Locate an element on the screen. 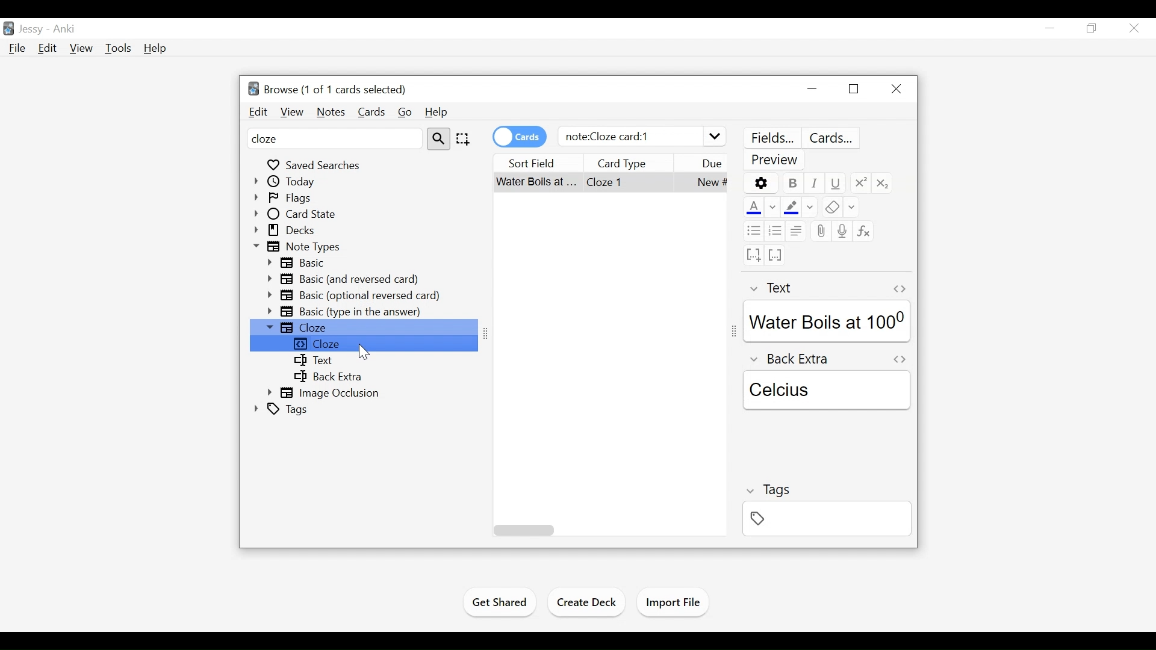  Ordered List is located at coordinates (775, 231).